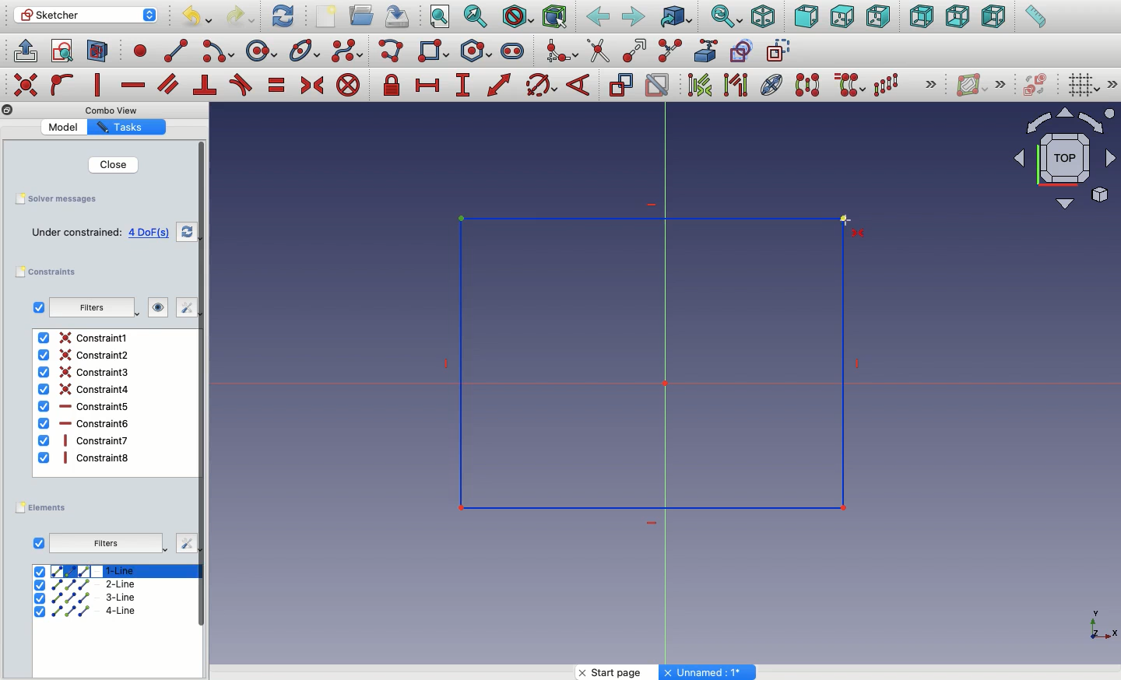  What do you see at coordinates (364, 16) in the screenshot?
I see `Open` at bounding box center [364, 16].